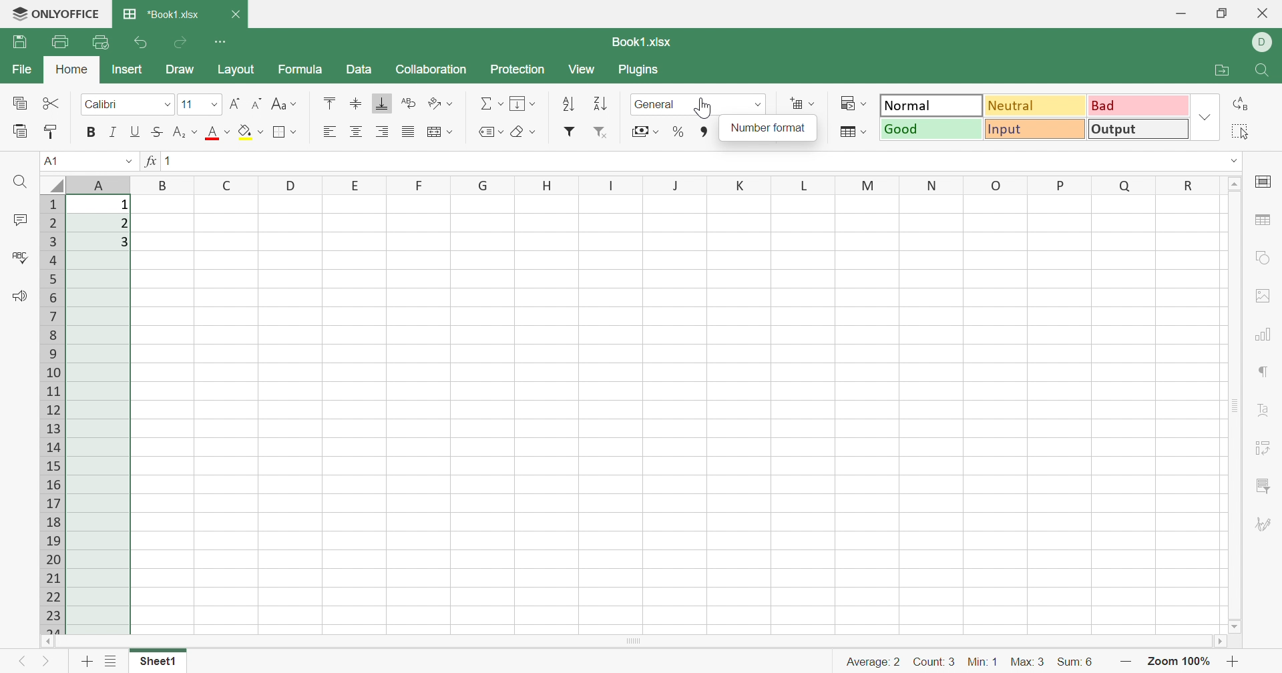 The width and height of the screenshot is (1282, 673). What do you see at coordinates (523, 133) in the screenshot?
I see `Clear` at bounding box center [523, 133].